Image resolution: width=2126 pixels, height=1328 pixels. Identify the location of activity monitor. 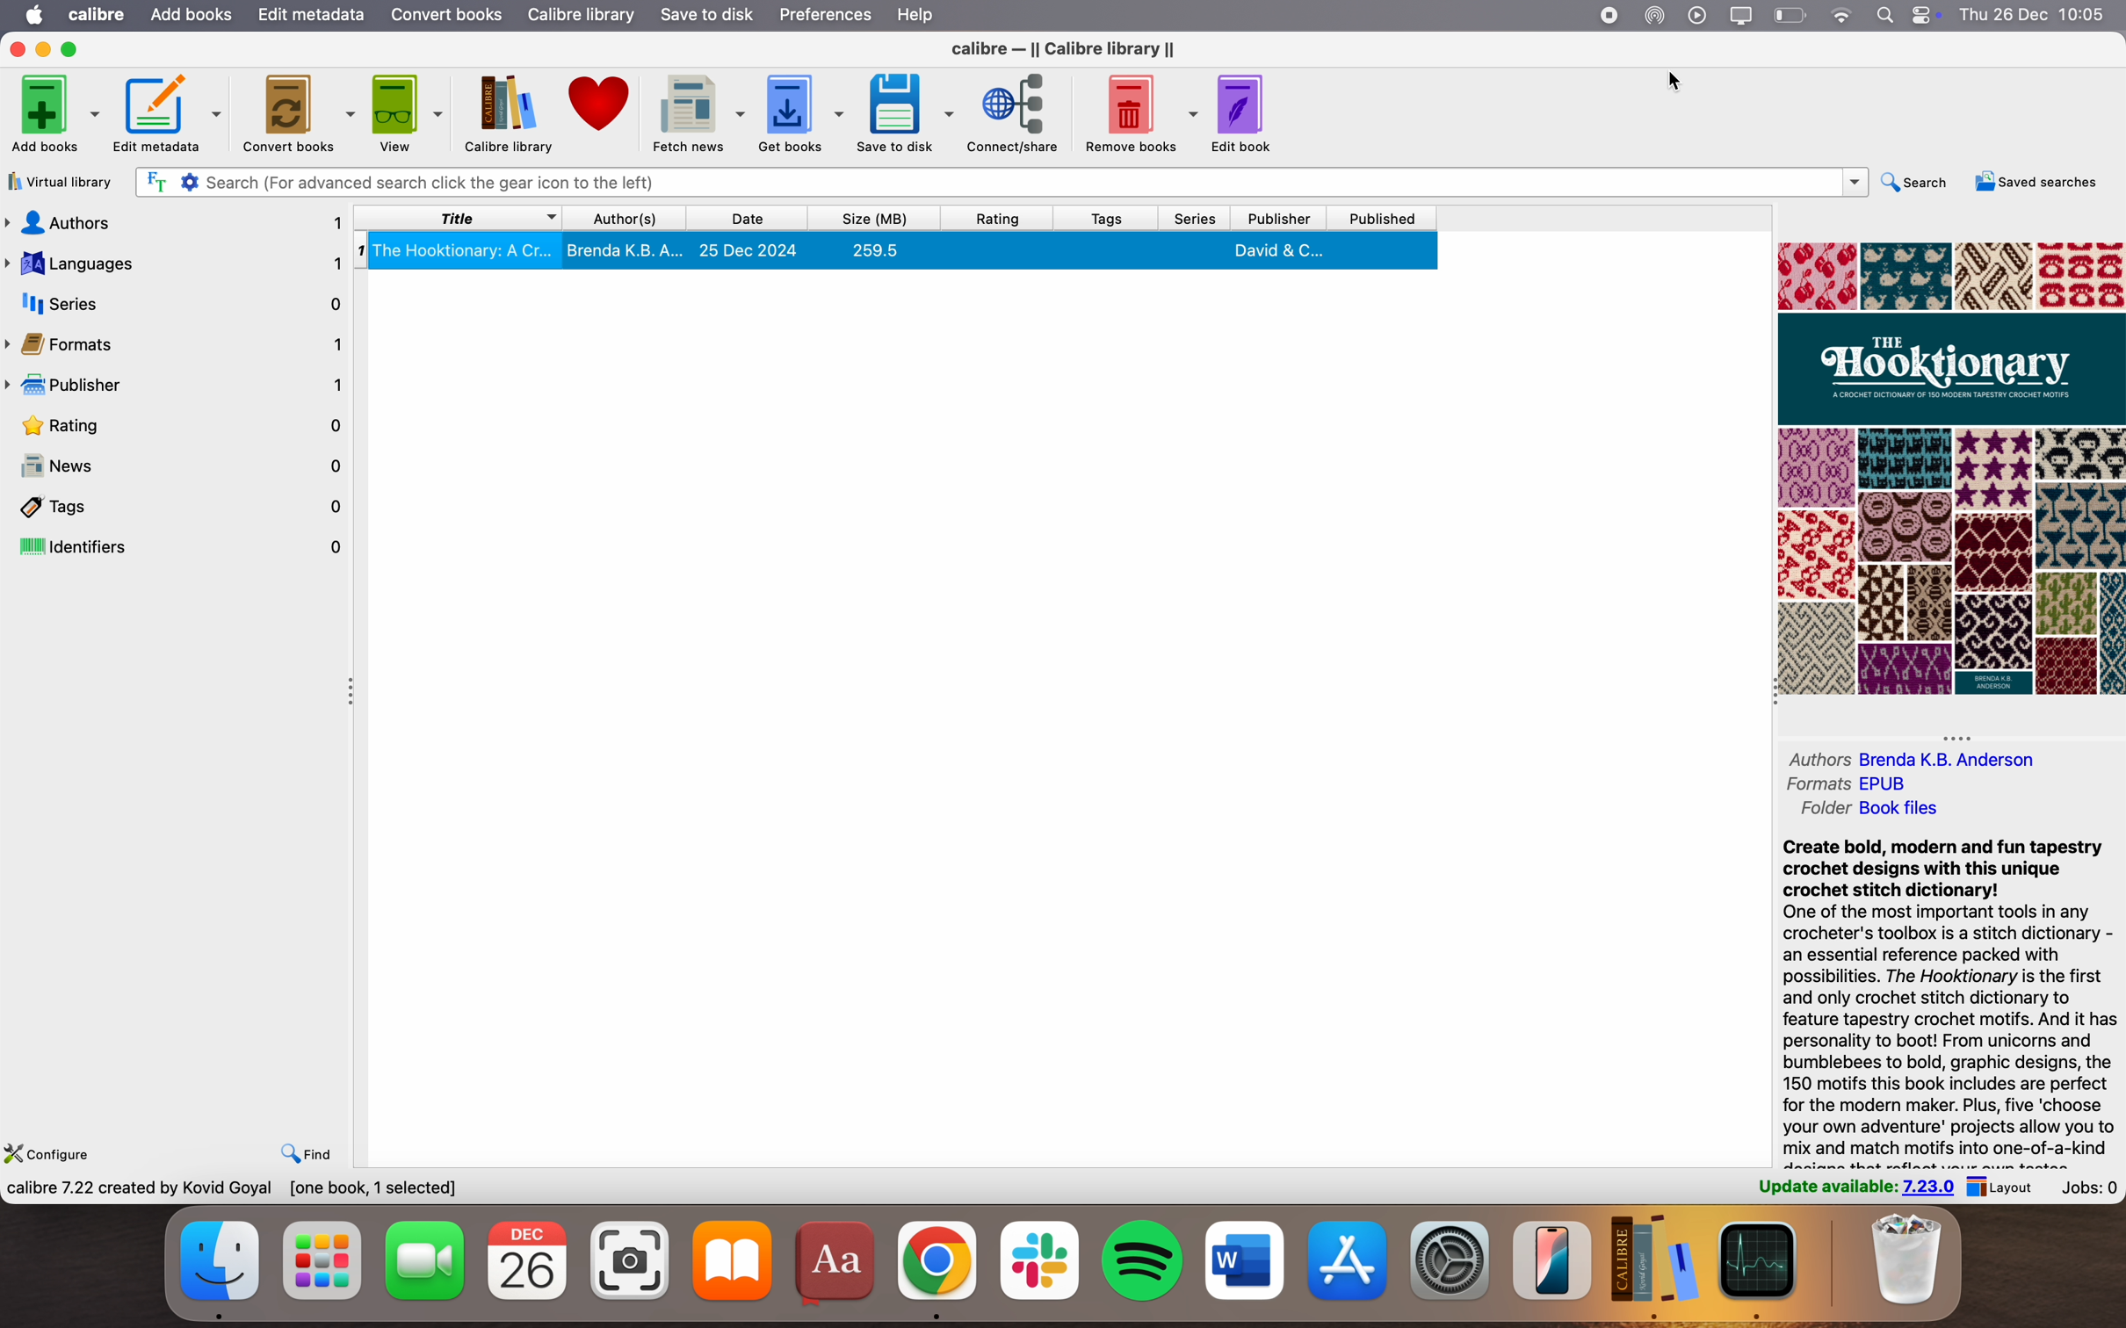
(1762, 1268).